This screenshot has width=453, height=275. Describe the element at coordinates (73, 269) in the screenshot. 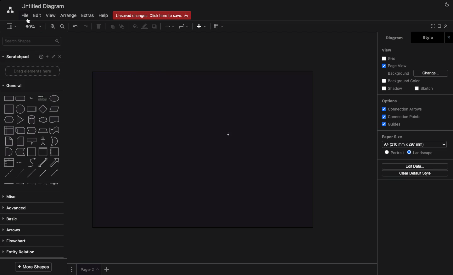

I see `Options` at that location.